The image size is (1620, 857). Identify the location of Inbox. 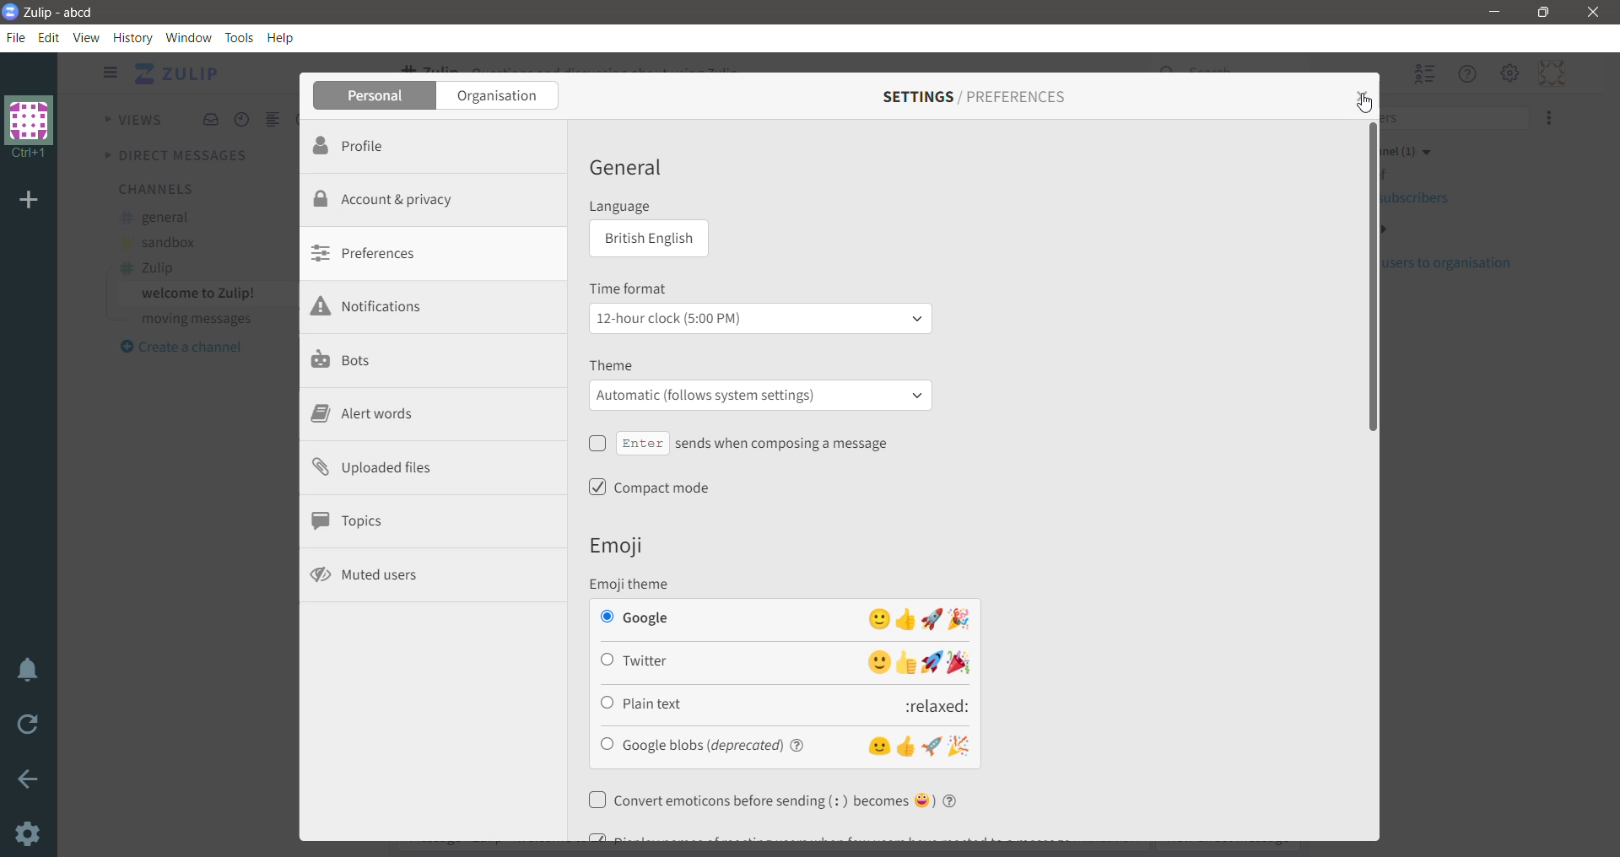
(211, 119).